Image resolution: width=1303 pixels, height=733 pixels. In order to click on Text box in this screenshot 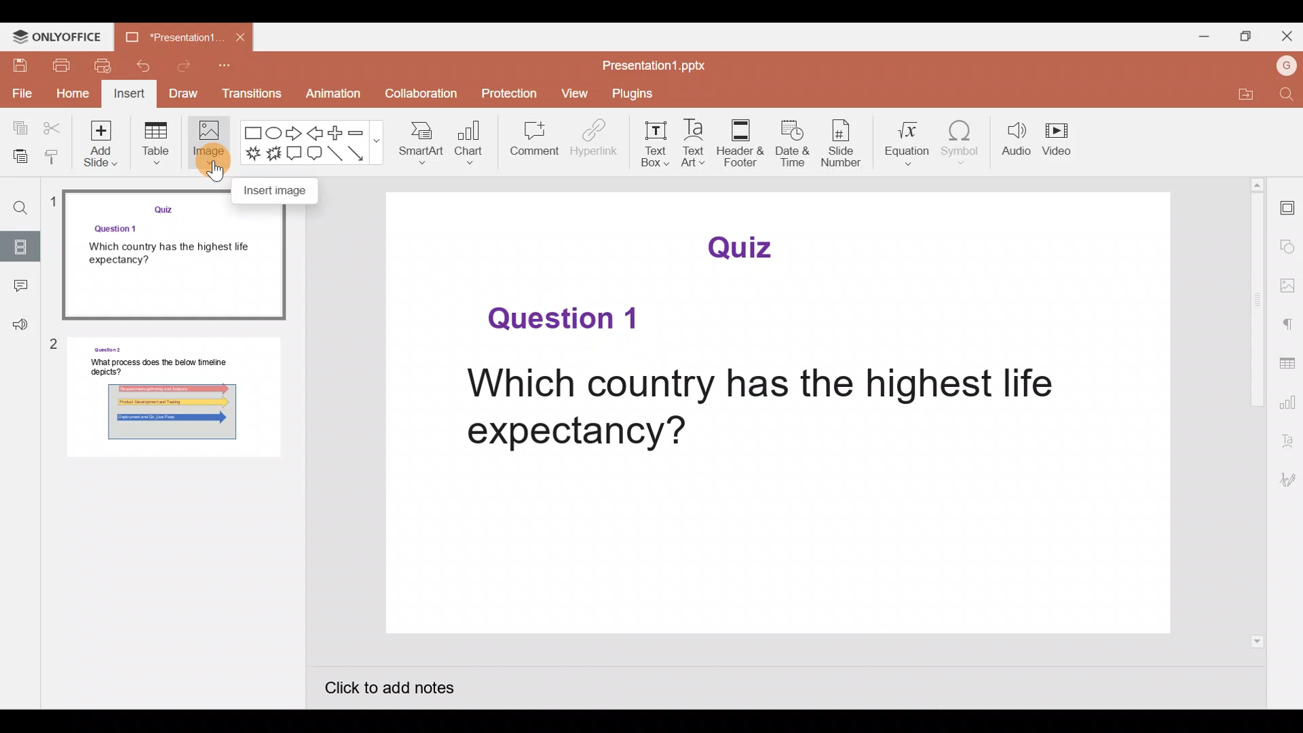, I will do `click(653, 141)`.